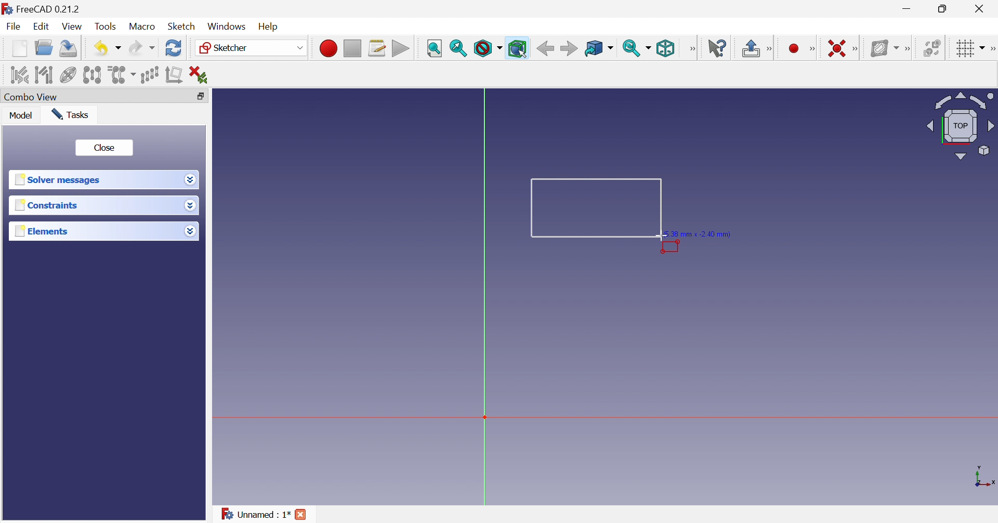 The height and width of the screenshot is (523, 998). What do you see at coordinates (57, 179) in the screenshot?
I see `Solver messages` at bounding box center [57, 179].